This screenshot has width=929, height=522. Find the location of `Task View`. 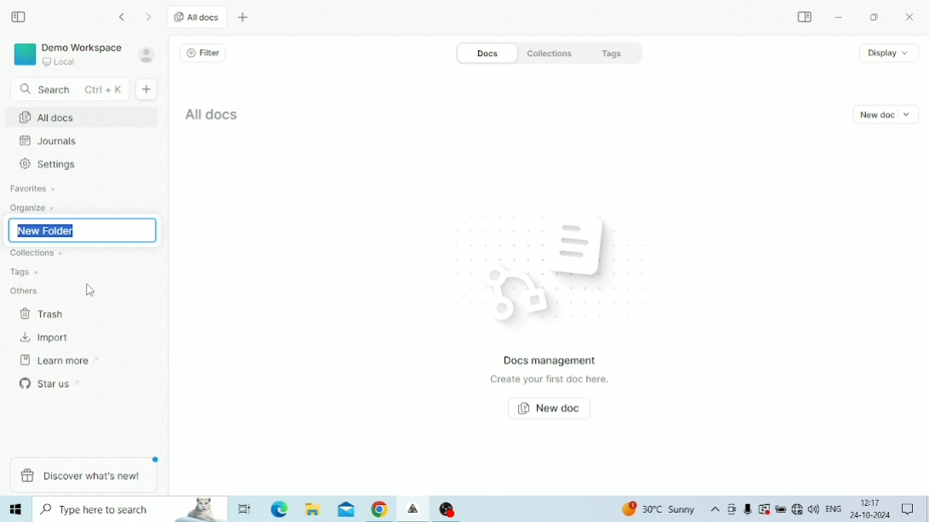

Task View is located at coordinates (246, 508).